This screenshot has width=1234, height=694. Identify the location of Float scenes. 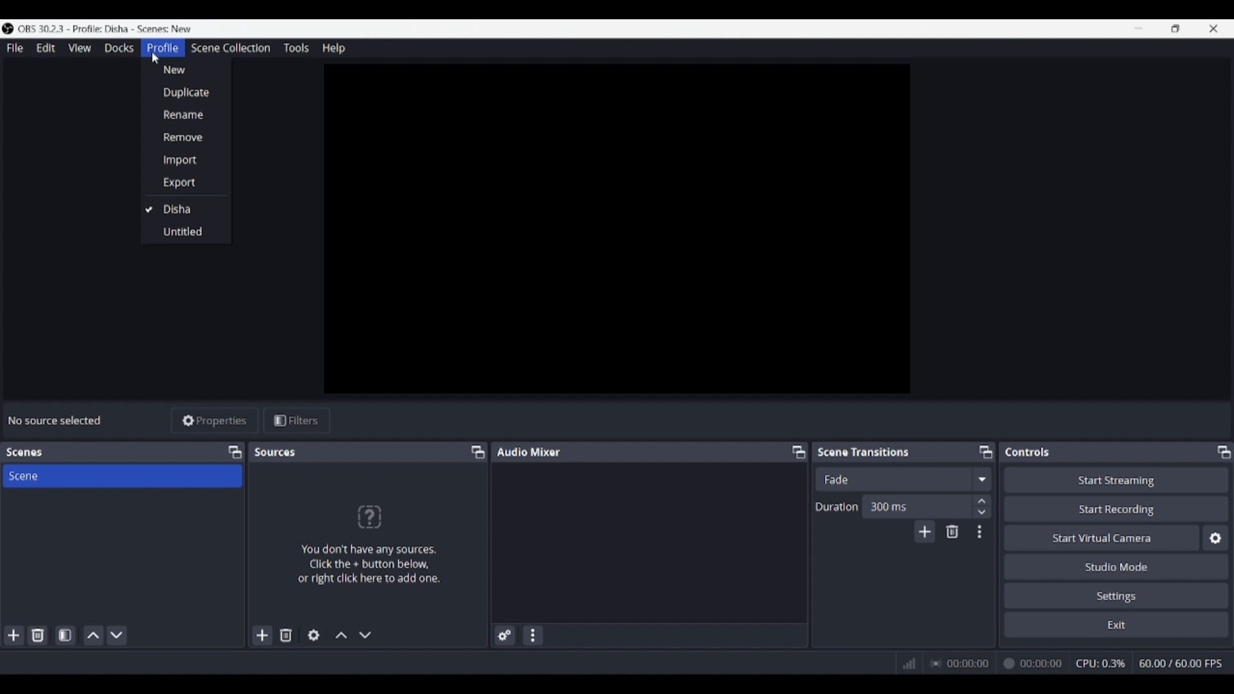
(235, 452).